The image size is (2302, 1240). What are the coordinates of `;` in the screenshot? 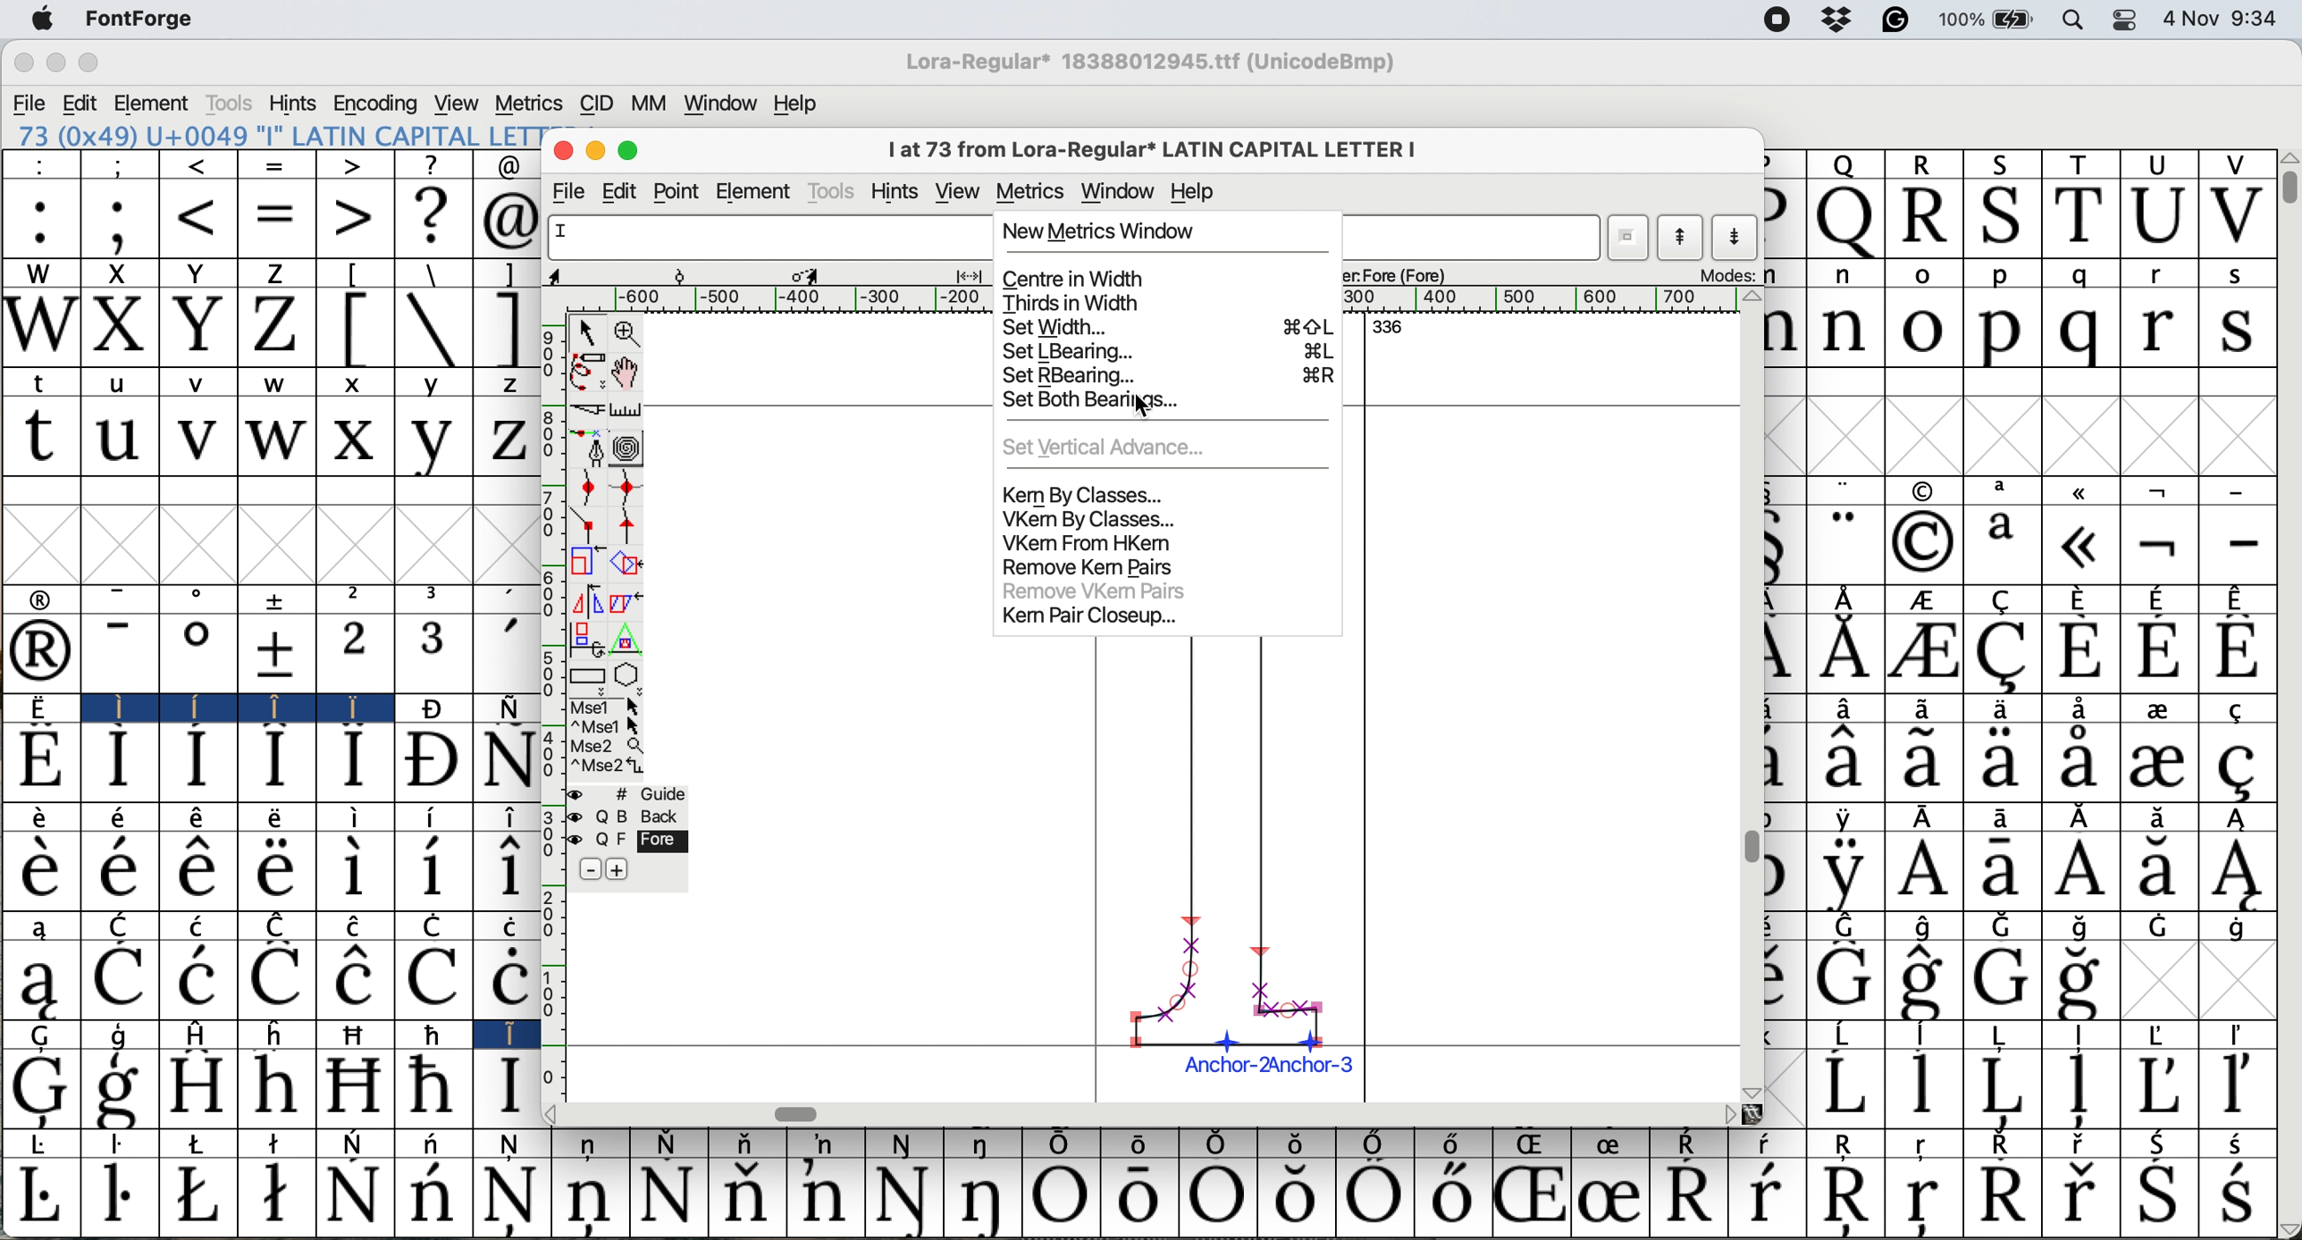 It's located at (122, 164).